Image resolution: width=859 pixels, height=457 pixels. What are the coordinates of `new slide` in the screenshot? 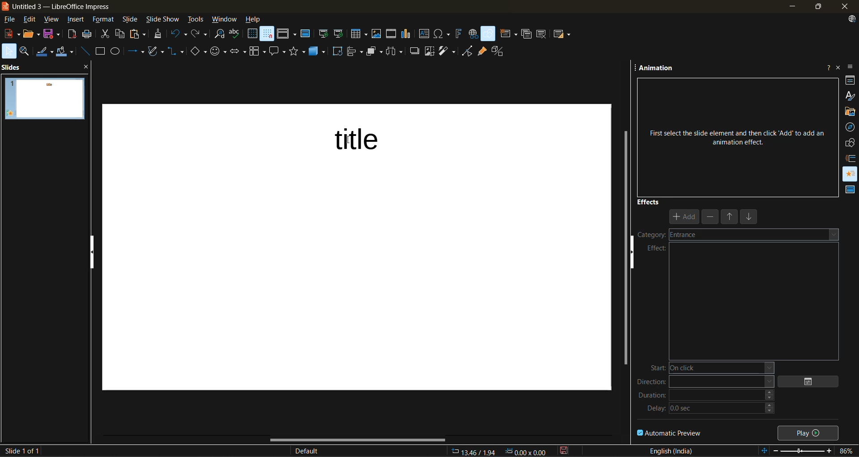 It's located at (508, 35).